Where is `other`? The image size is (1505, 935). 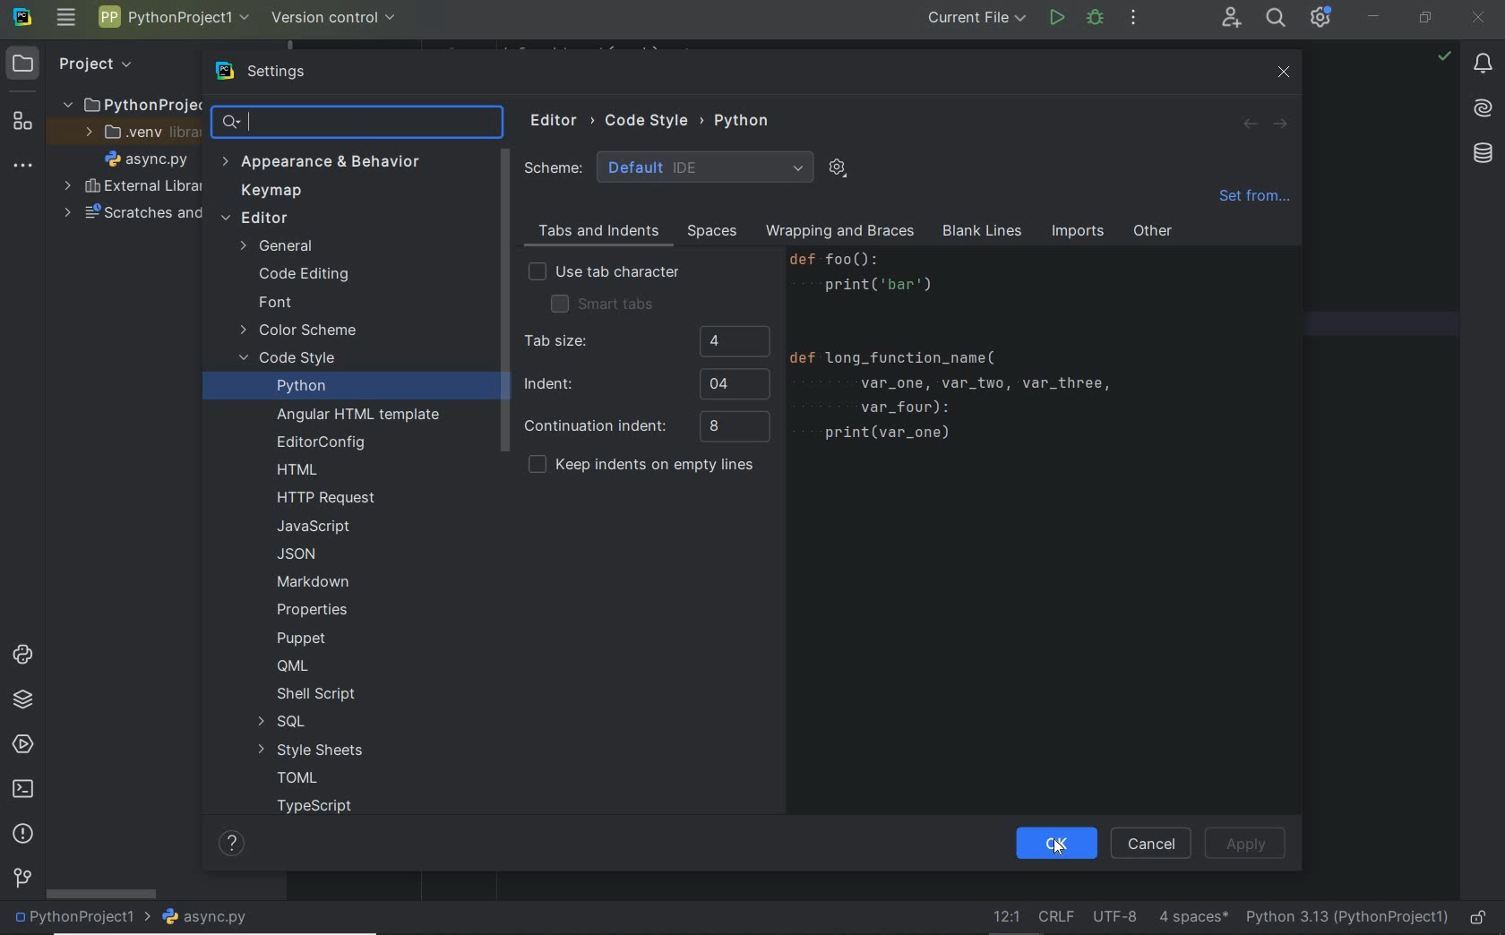 other is located at coordinates (1153, 235).